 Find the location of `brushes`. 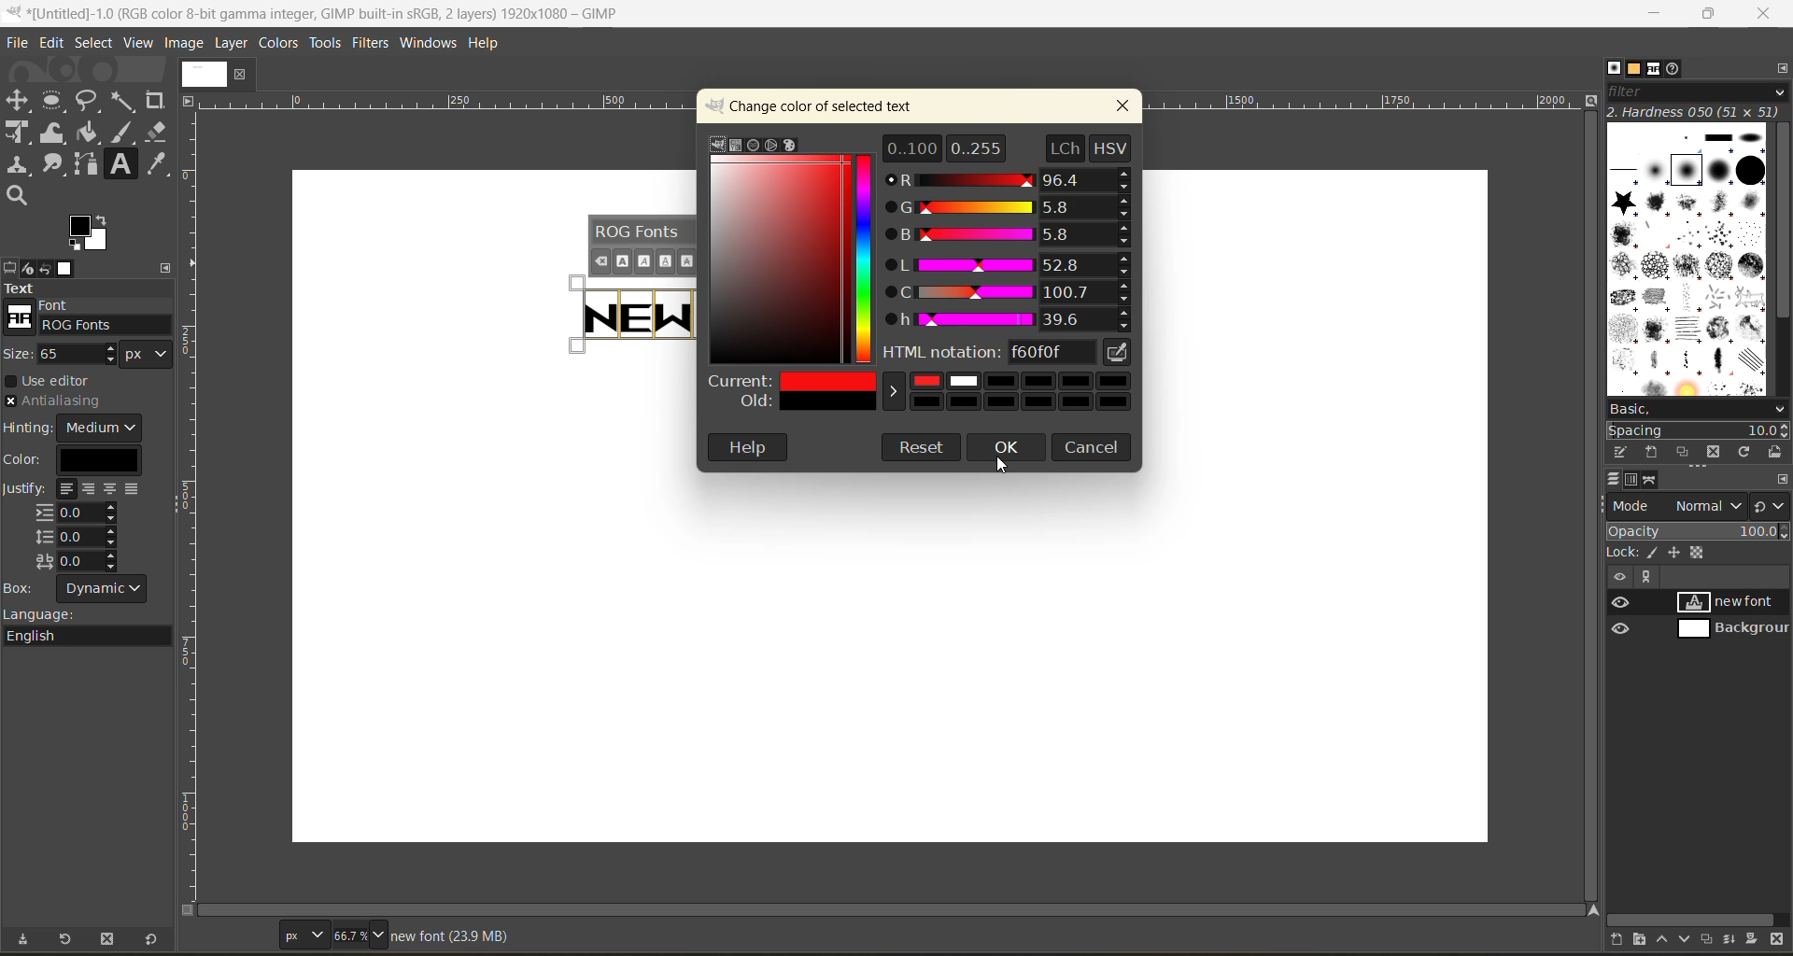

brushes is located at coordinates (1614, 67).